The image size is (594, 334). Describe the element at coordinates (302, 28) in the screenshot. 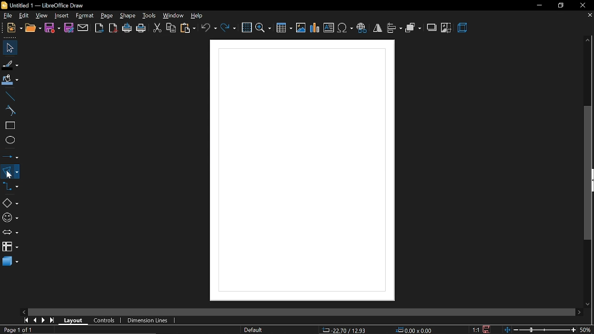

I see `insert image` at that location.